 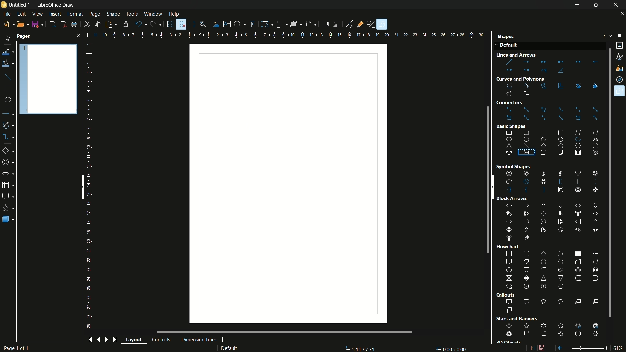 What do you see at coordinates (553, 306) in the screenshot?
I see `callout` at bounding box center [553, 306].